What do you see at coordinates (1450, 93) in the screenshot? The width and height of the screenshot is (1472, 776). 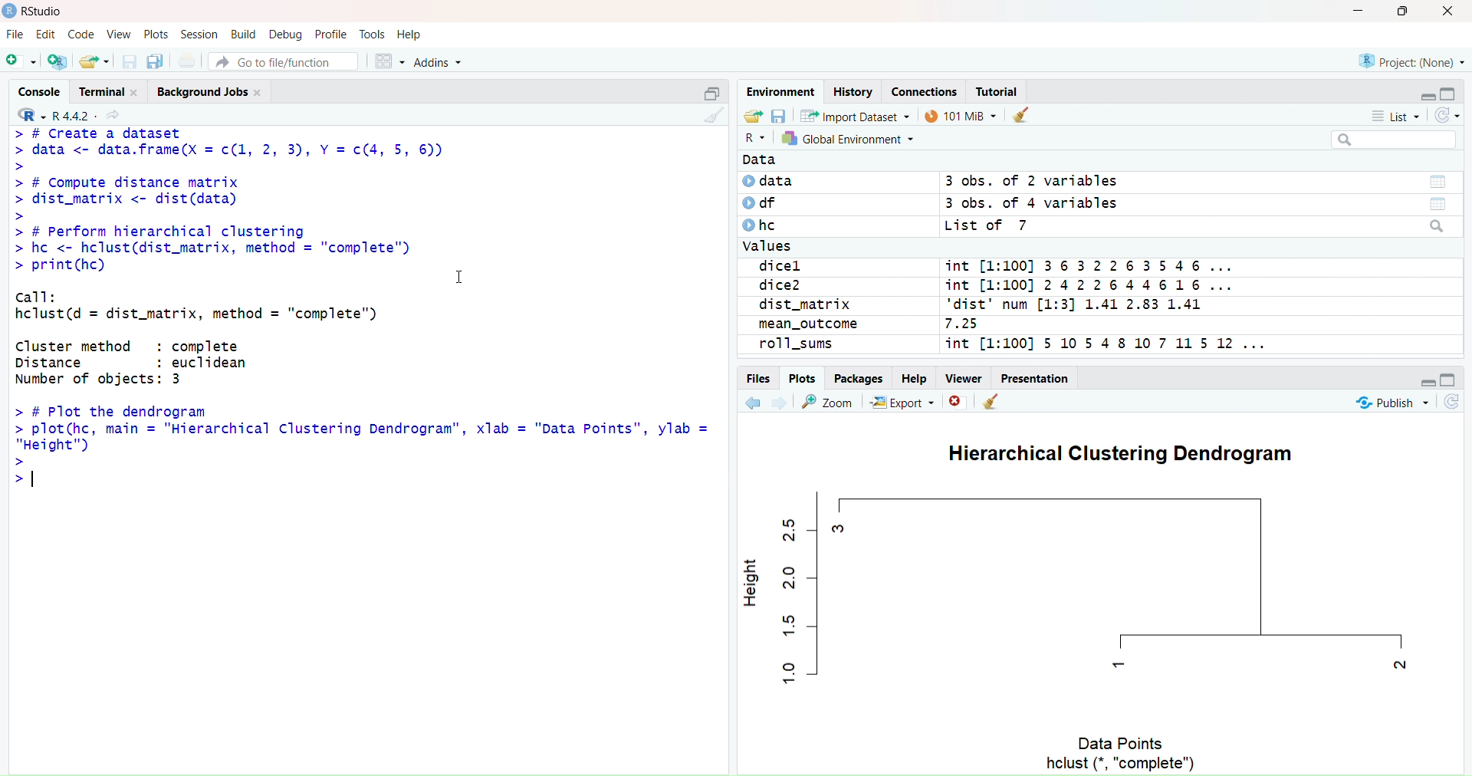 I see `Maximize` at bounding box center [1450, 93].